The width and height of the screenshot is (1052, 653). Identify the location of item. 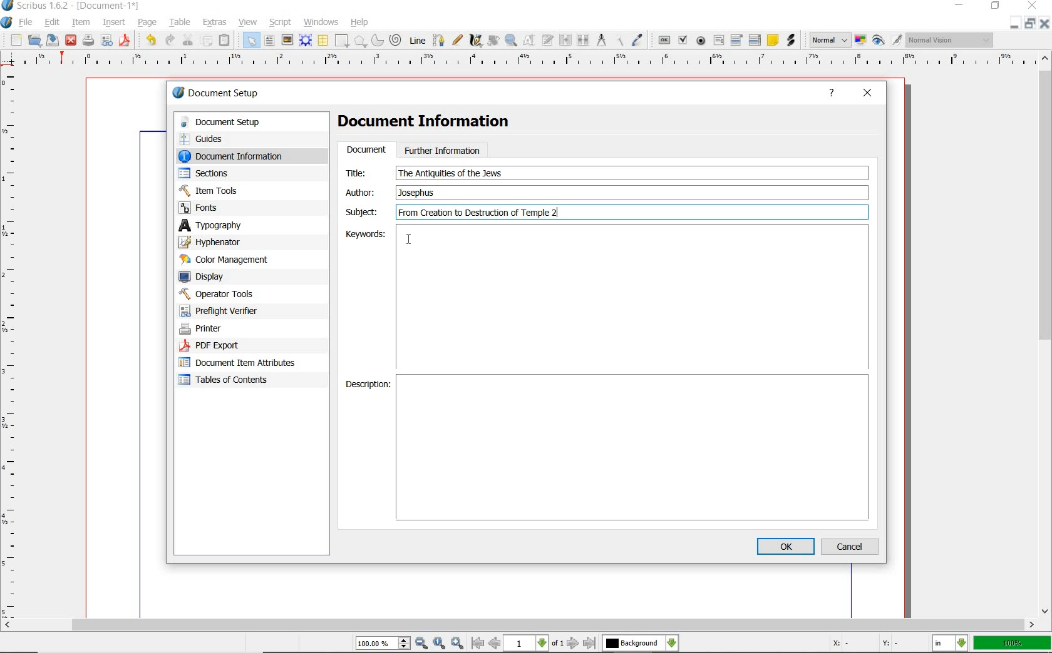
(81, 23).